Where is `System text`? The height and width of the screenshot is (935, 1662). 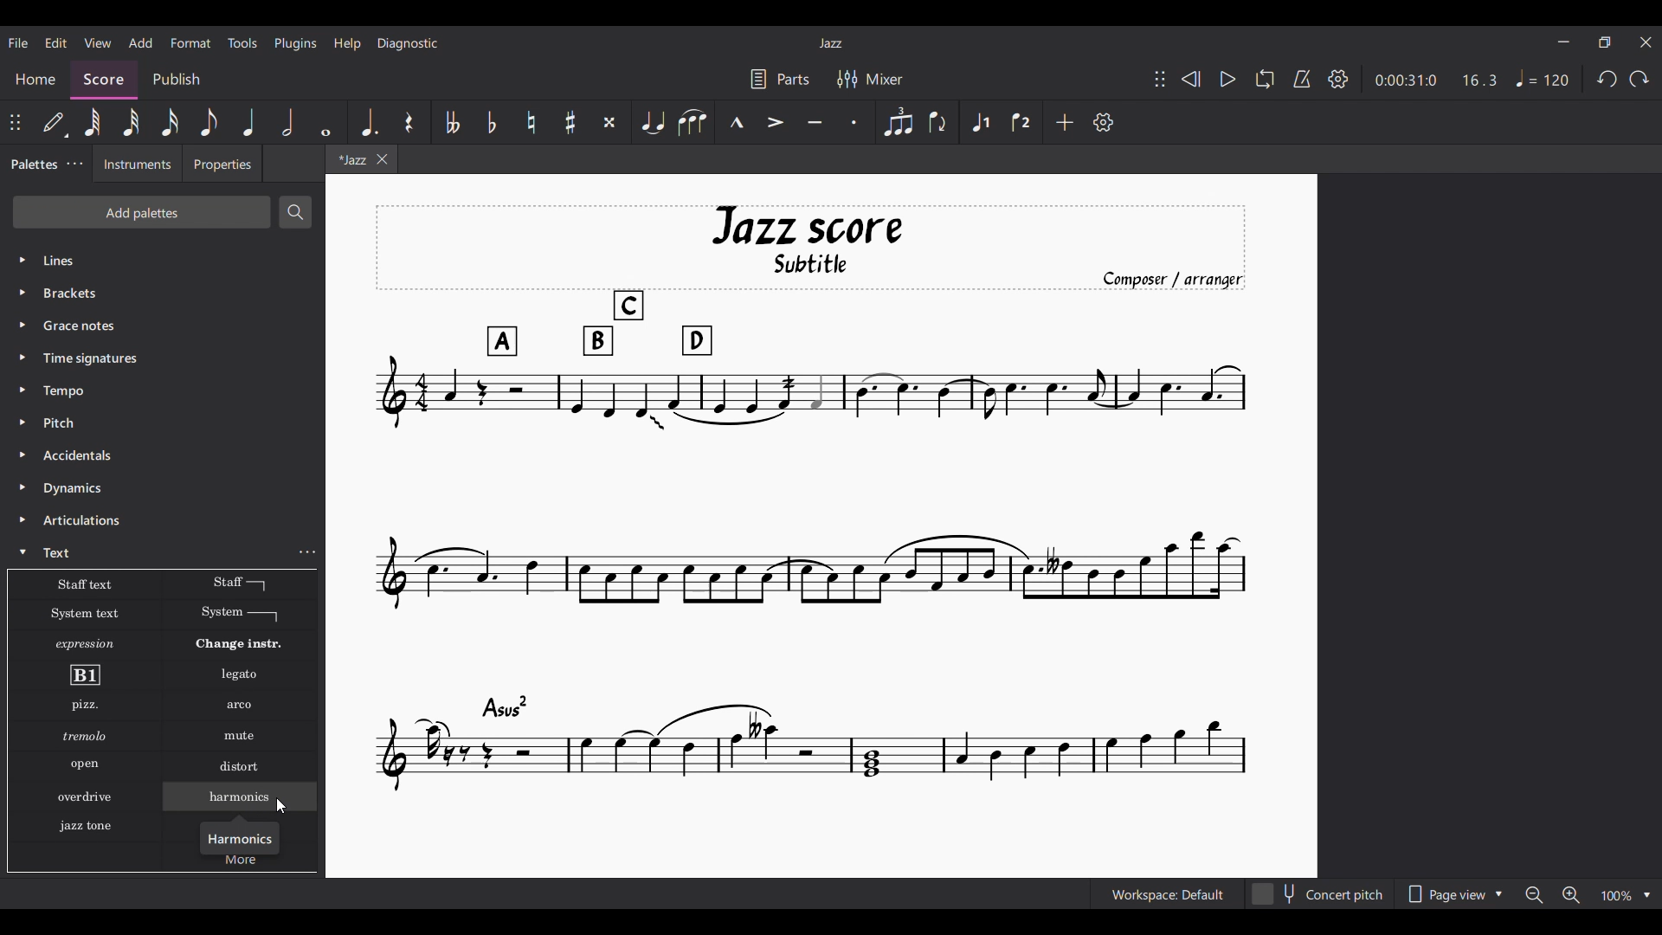 System text is located at coordinates (84, 613).